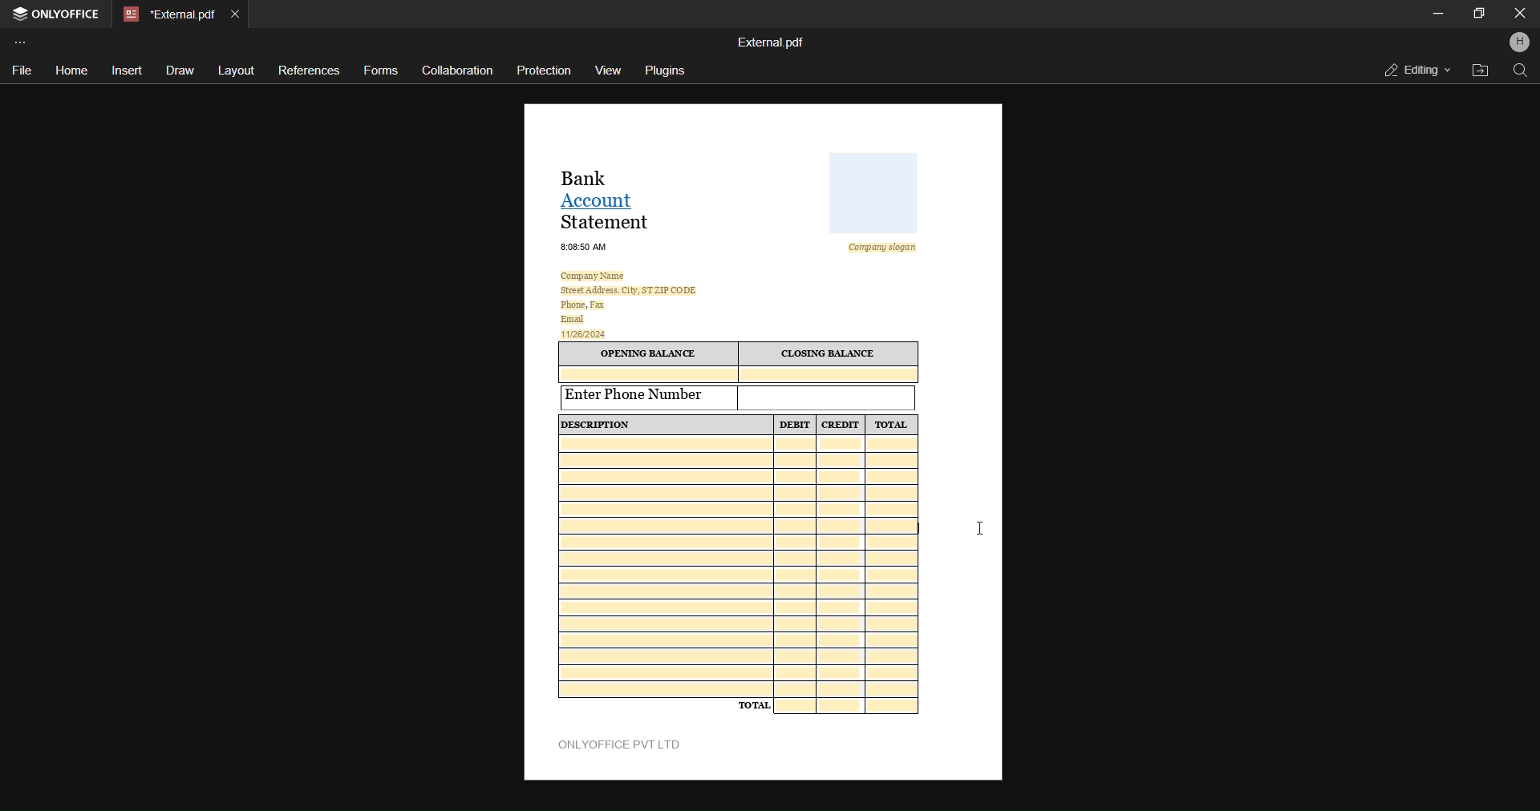 The height and width of the screenshot is (811, 1540). I want to click on collaboration, so click(456, 70).